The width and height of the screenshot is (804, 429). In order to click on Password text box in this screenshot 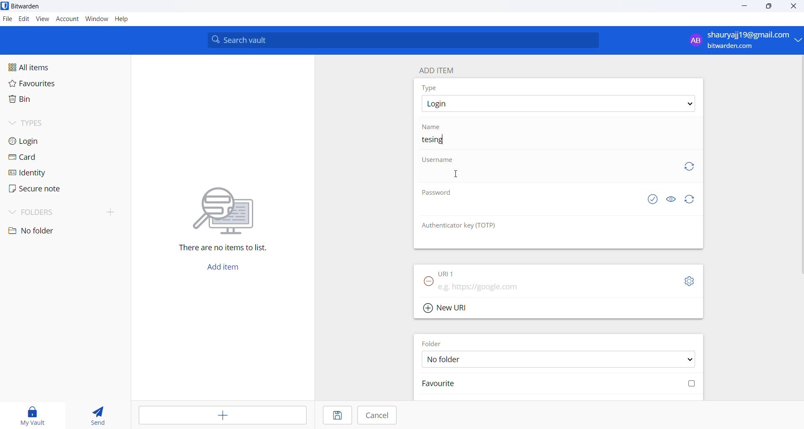, I will do `click(528, 210)`.